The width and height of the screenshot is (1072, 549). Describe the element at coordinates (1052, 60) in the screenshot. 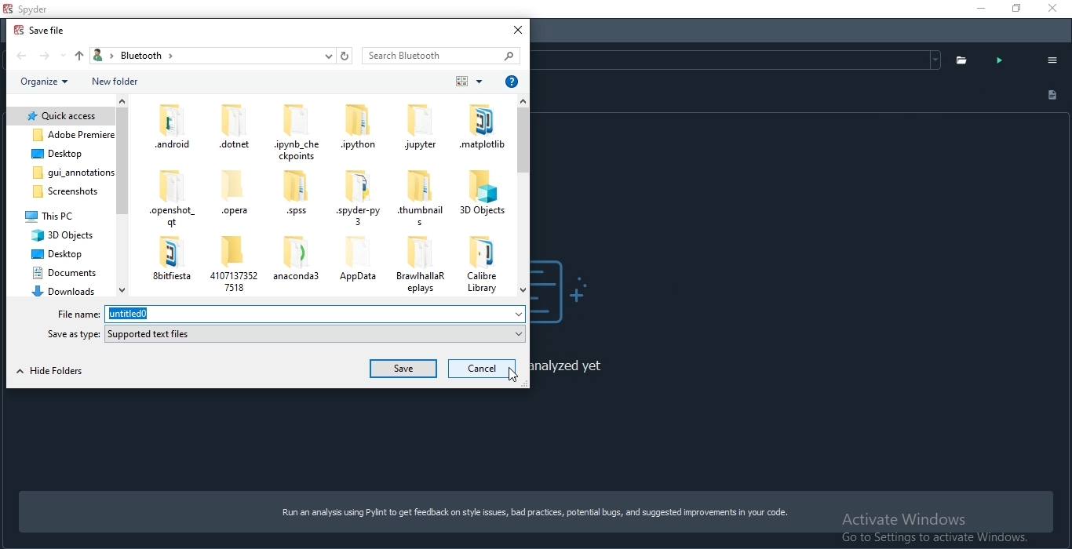

I see `options` at that location.